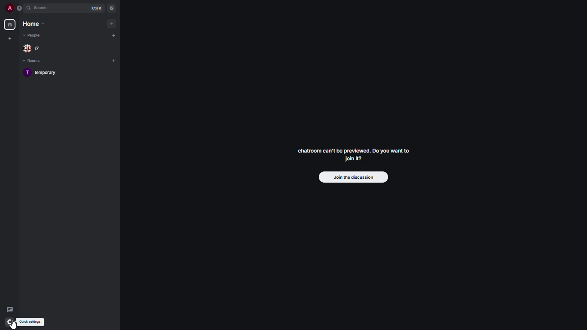 The image size is (587, 330). What do you see at coordinates (10, 38) in the screenshot?
I see `create new space` at bounding box center [10, 38].